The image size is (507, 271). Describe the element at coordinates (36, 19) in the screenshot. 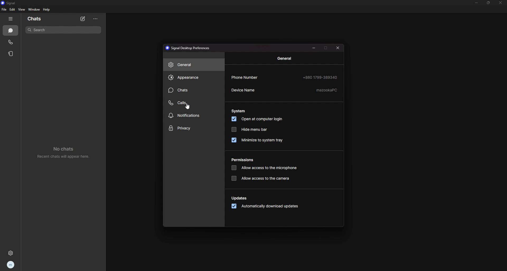

I see `chats` at that location.